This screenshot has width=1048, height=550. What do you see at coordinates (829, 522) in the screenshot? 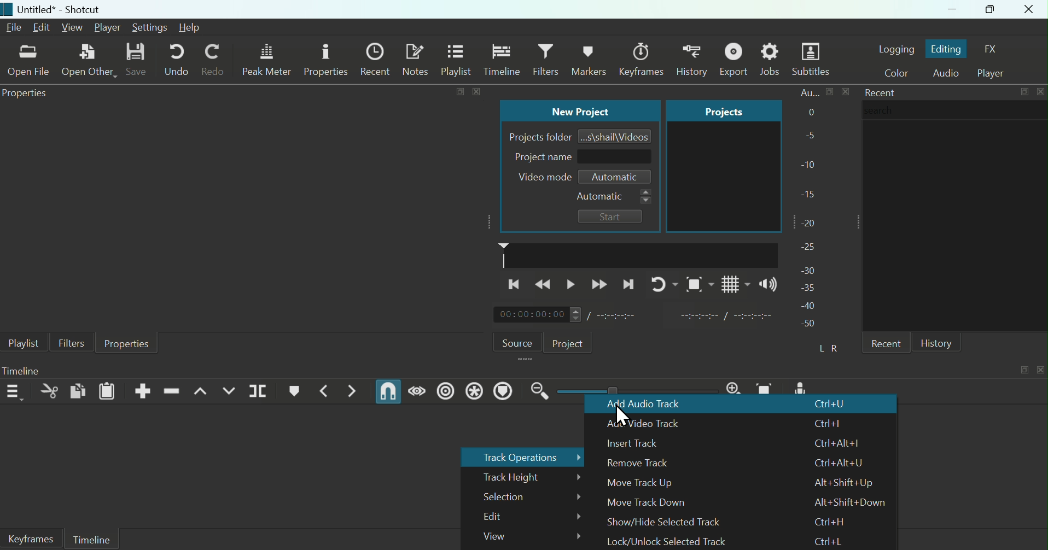
I see `Ctrl+H` at bounding box center [829, 522].